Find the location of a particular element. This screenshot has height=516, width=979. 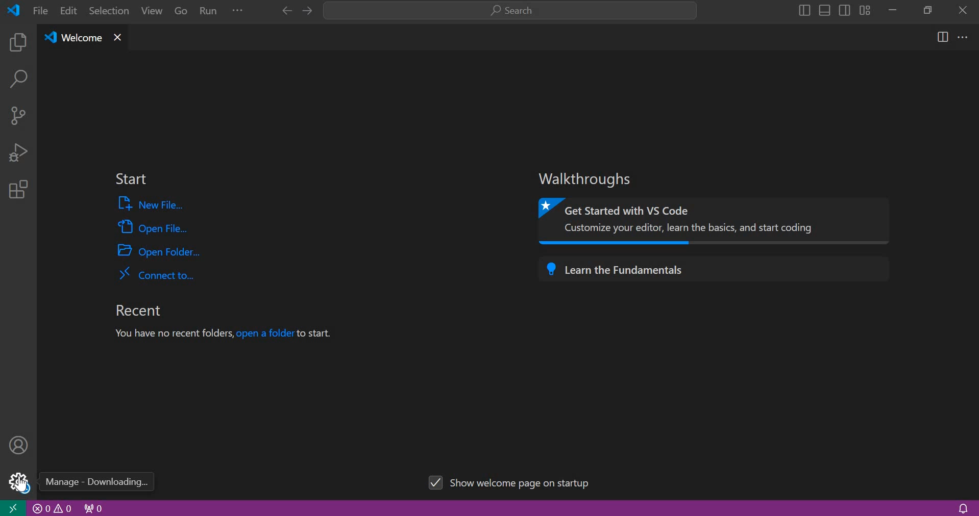

no ports forwarded is located at coordinates (94, 507).